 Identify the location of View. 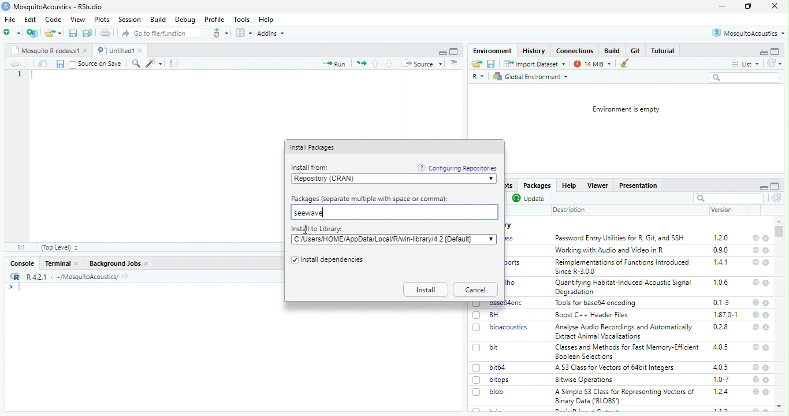
(79, 20).